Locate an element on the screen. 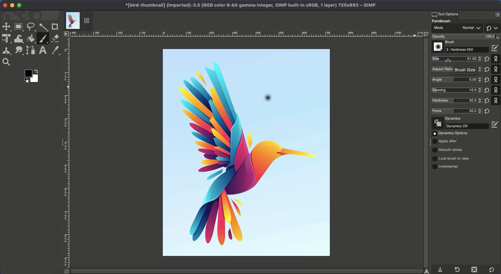 The width and height of the screenshot is (501, 274). image is located at coordinates (304, 99).